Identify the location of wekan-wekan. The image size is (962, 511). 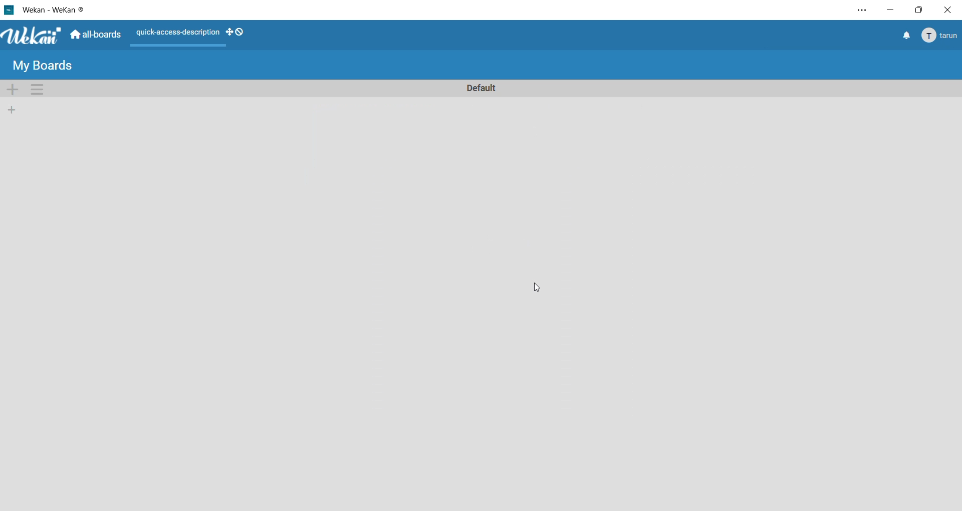
(57, 9).